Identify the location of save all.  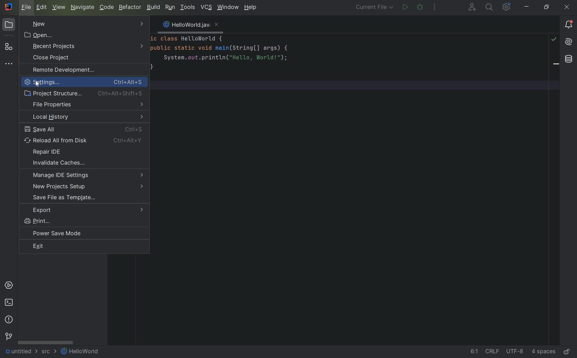
(85, 130).